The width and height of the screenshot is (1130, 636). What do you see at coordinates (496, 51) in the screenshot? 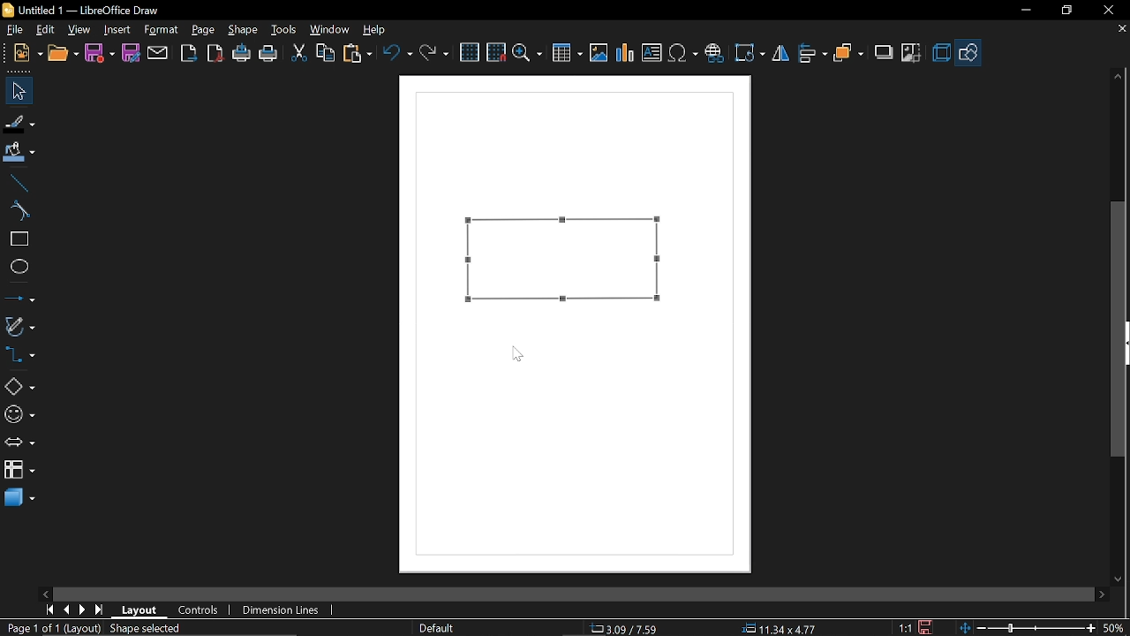
I see `snap to grid` at bounding box center [496, 51].